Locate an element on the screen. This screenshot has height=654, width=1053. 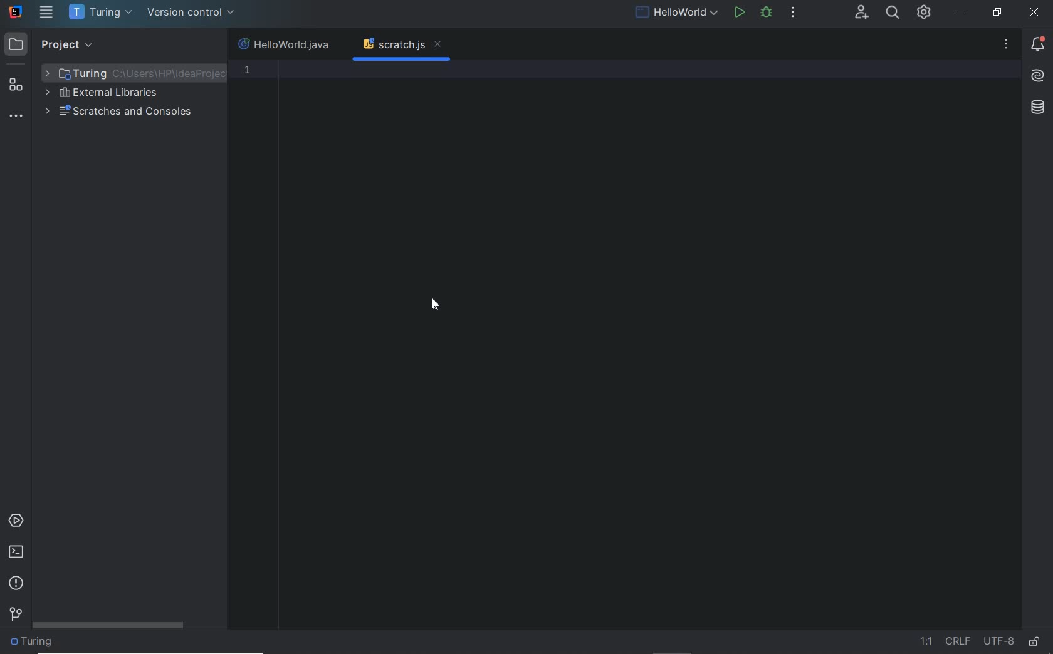
problems is located at coordinates (16, 584).